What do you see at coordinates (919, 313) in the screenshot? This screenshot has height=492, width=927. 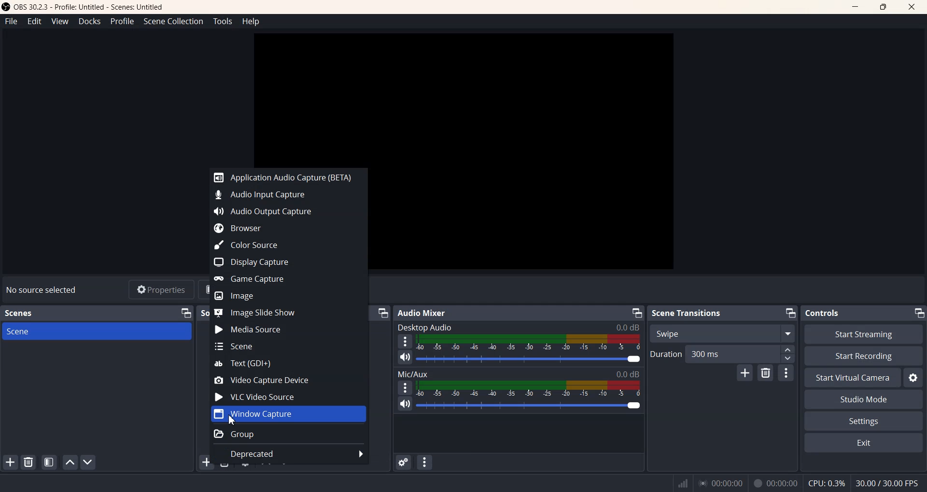 I see `Minimize` at bounding box center [919, 313].